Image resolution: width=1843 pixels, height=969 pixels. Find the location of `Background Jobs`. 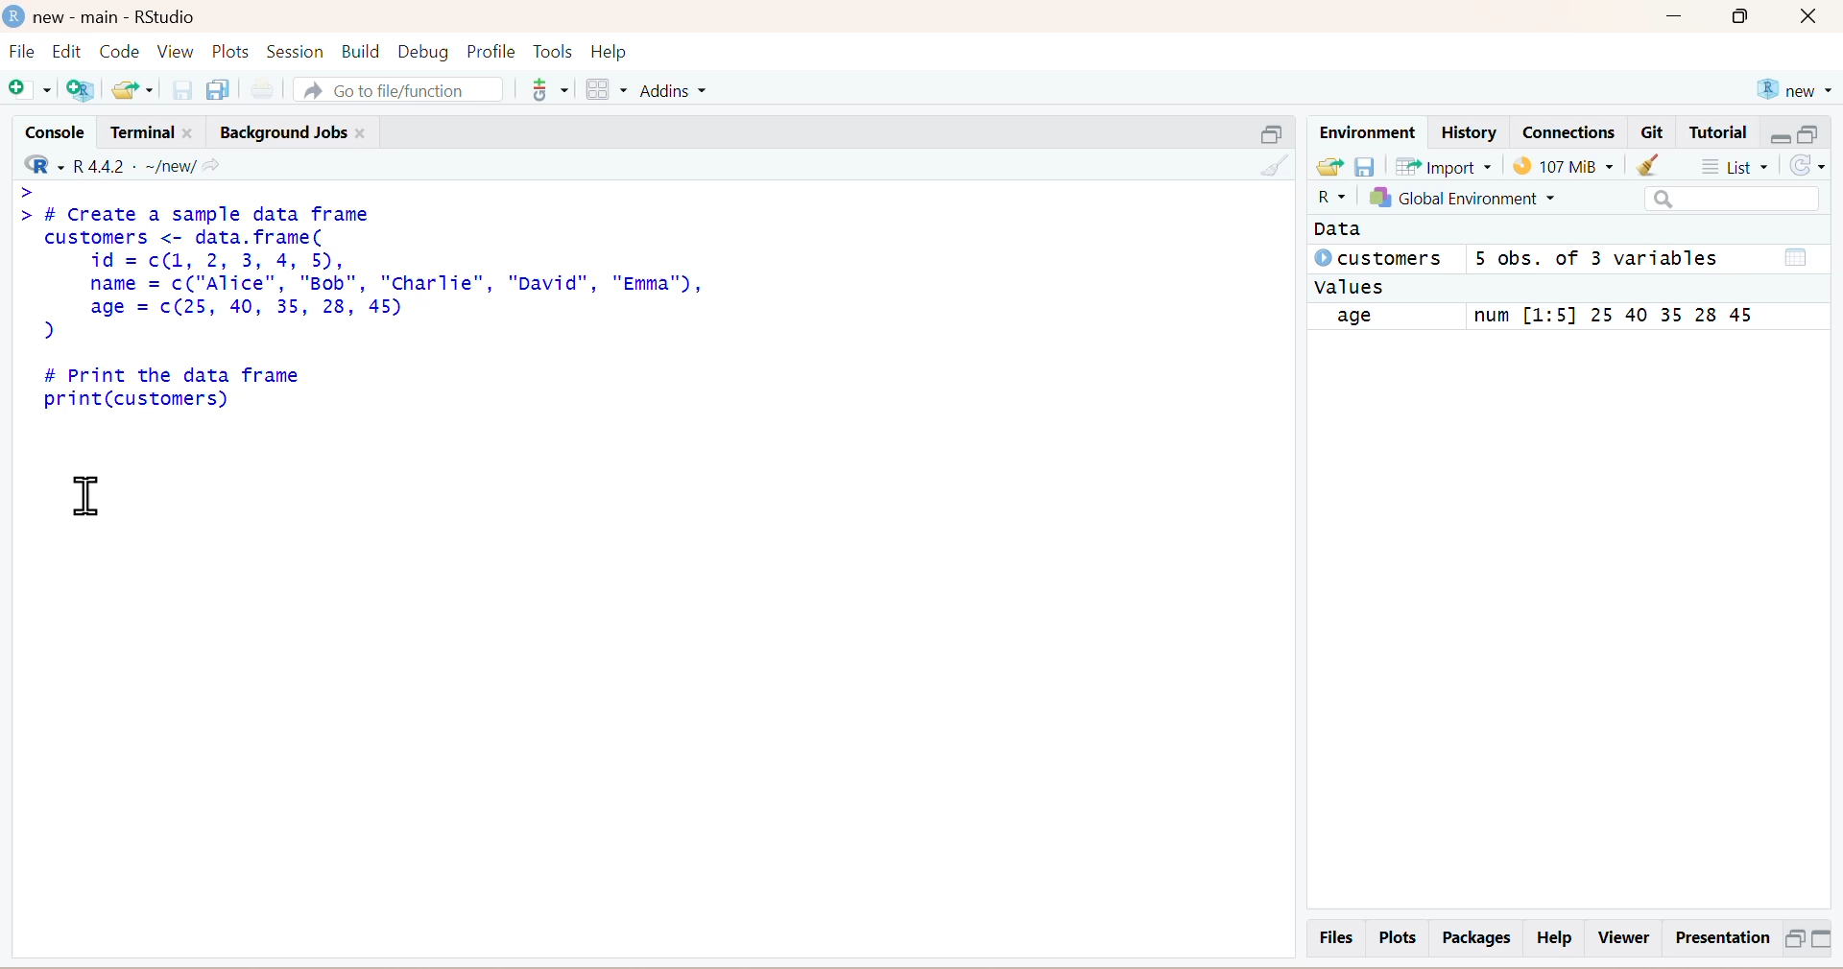

Background Jobs is located at coordinates (296, 129).